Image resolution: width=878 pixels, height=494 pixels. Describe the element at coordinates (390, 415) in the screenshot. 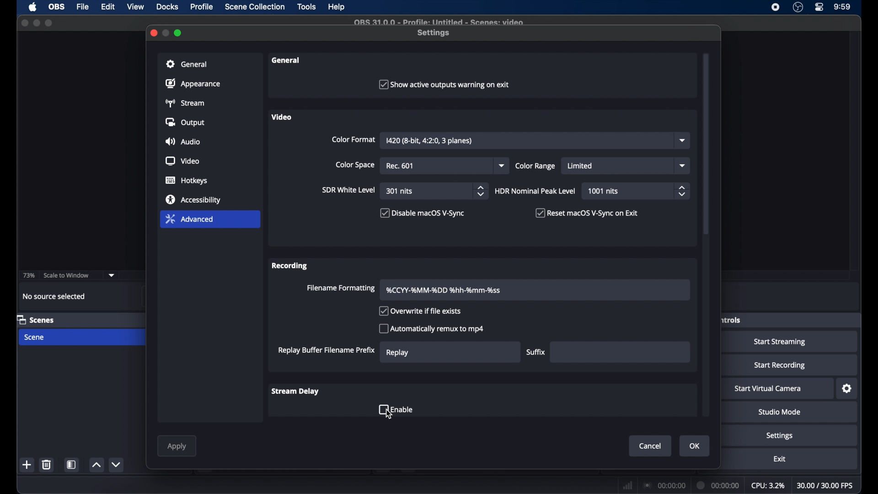

I see `cursor` at that location.